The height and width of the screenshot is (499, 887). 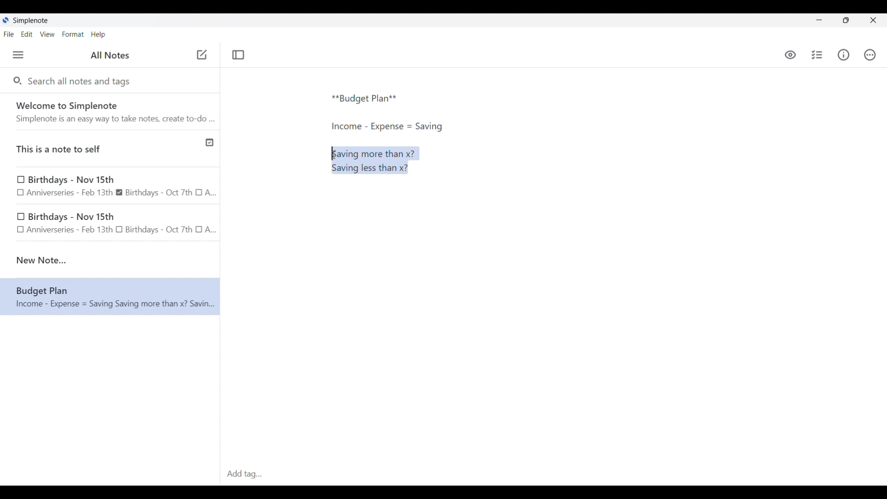 What do you see at coordinates (846, 20) in the screenshot?
I see `Show interface in a smaller tab` at bounding box center [846, 20].